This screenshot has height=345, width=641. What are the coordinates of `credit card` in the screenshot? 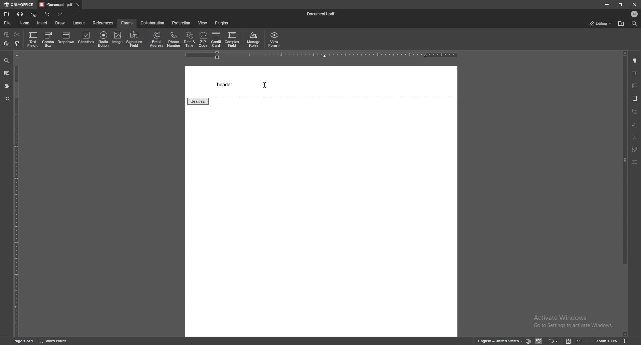 It's located at (216, 40).